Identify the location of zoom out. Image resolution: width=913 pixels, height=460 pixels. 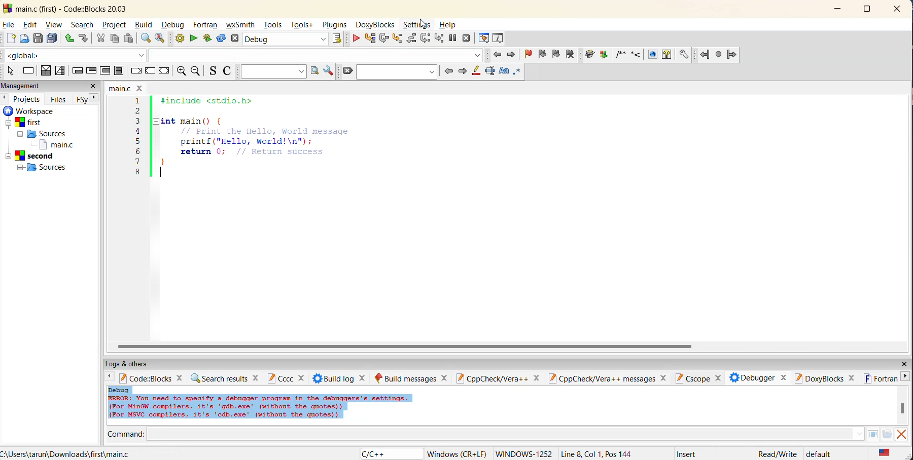
(195, 71).